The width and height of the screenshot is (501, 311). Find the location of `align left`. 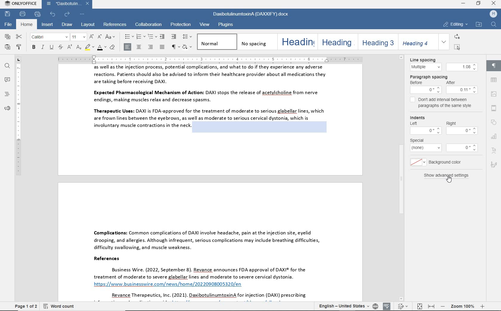

align left is located at coordinates (128, 47).